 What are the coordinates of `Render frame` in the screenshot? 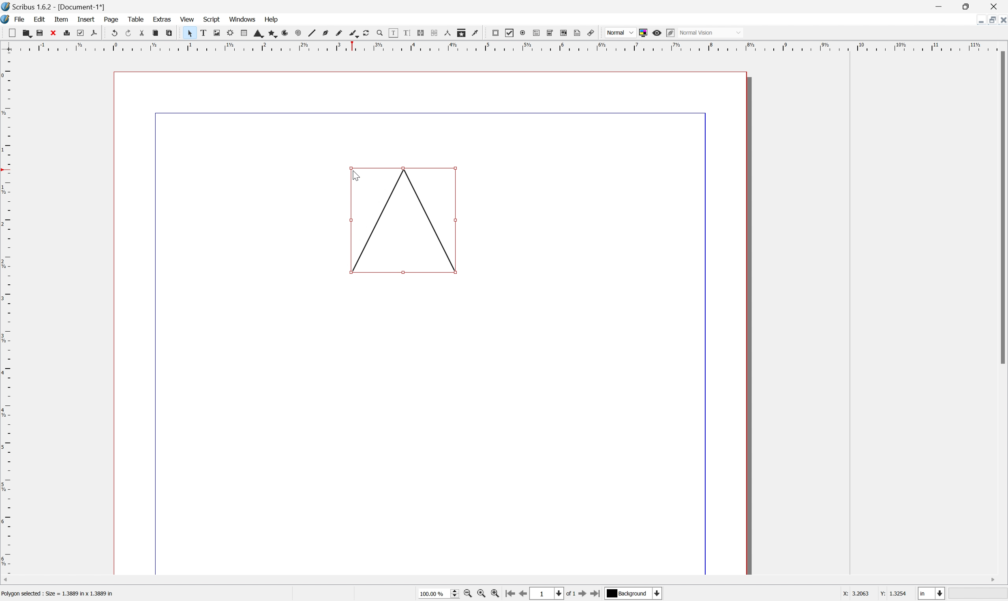 It's located at (230, 34).